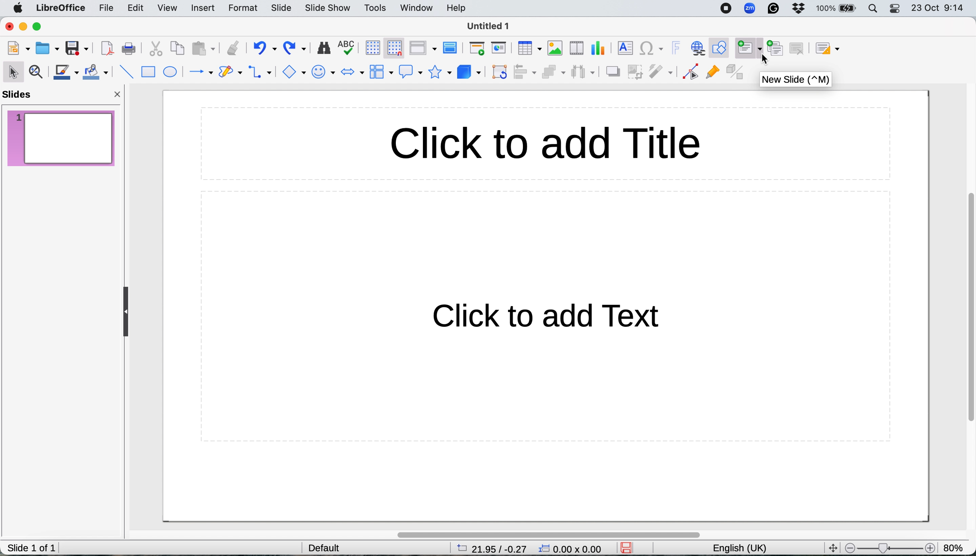 The width and height of the screenshot is (976, 556). Describe the element at coordinates (837, 9) in the screenshot. I see `battery` at that location.